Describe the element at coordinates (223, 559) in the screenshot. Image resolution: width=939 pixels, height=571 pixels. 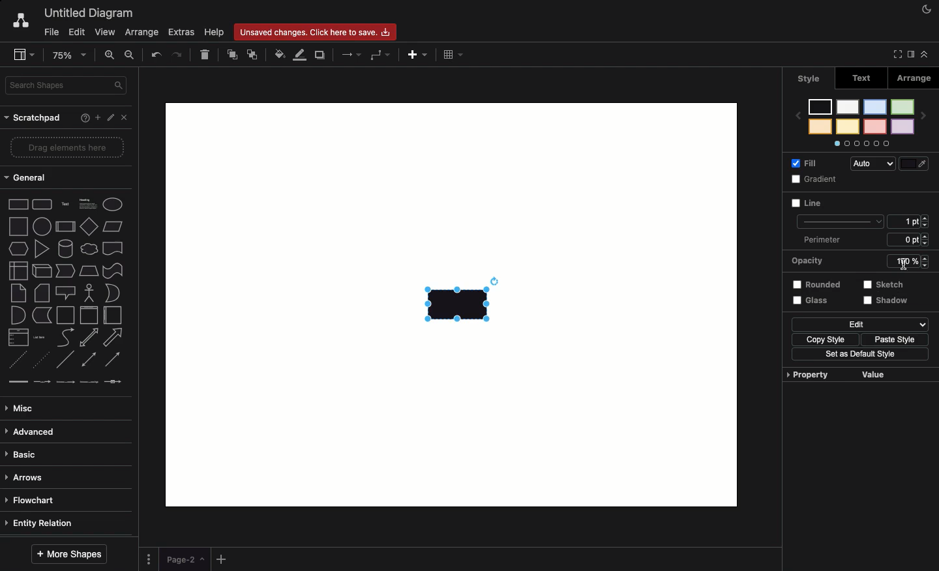
I see `Add` at that location.